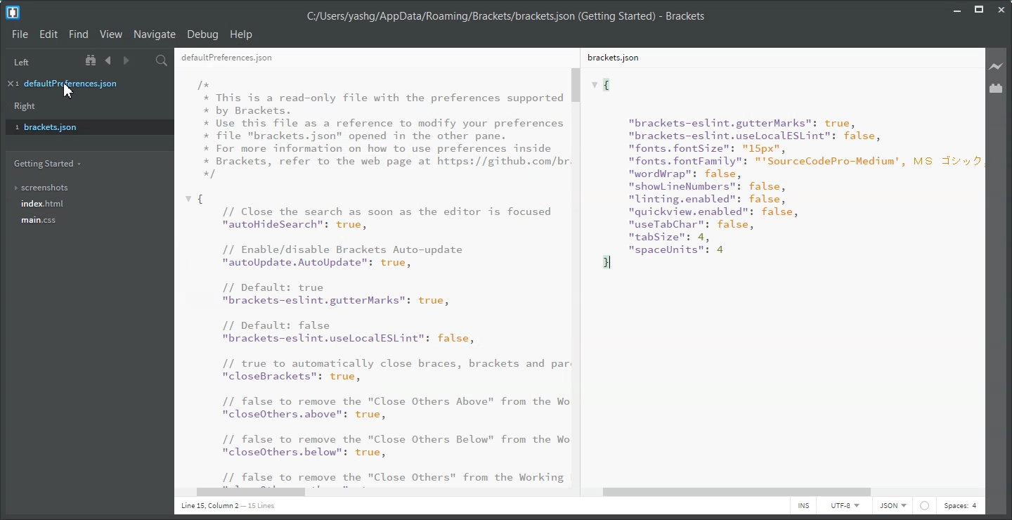 This screenshot has height=520, width=1012. I want to click on Text, so click(228, 506).